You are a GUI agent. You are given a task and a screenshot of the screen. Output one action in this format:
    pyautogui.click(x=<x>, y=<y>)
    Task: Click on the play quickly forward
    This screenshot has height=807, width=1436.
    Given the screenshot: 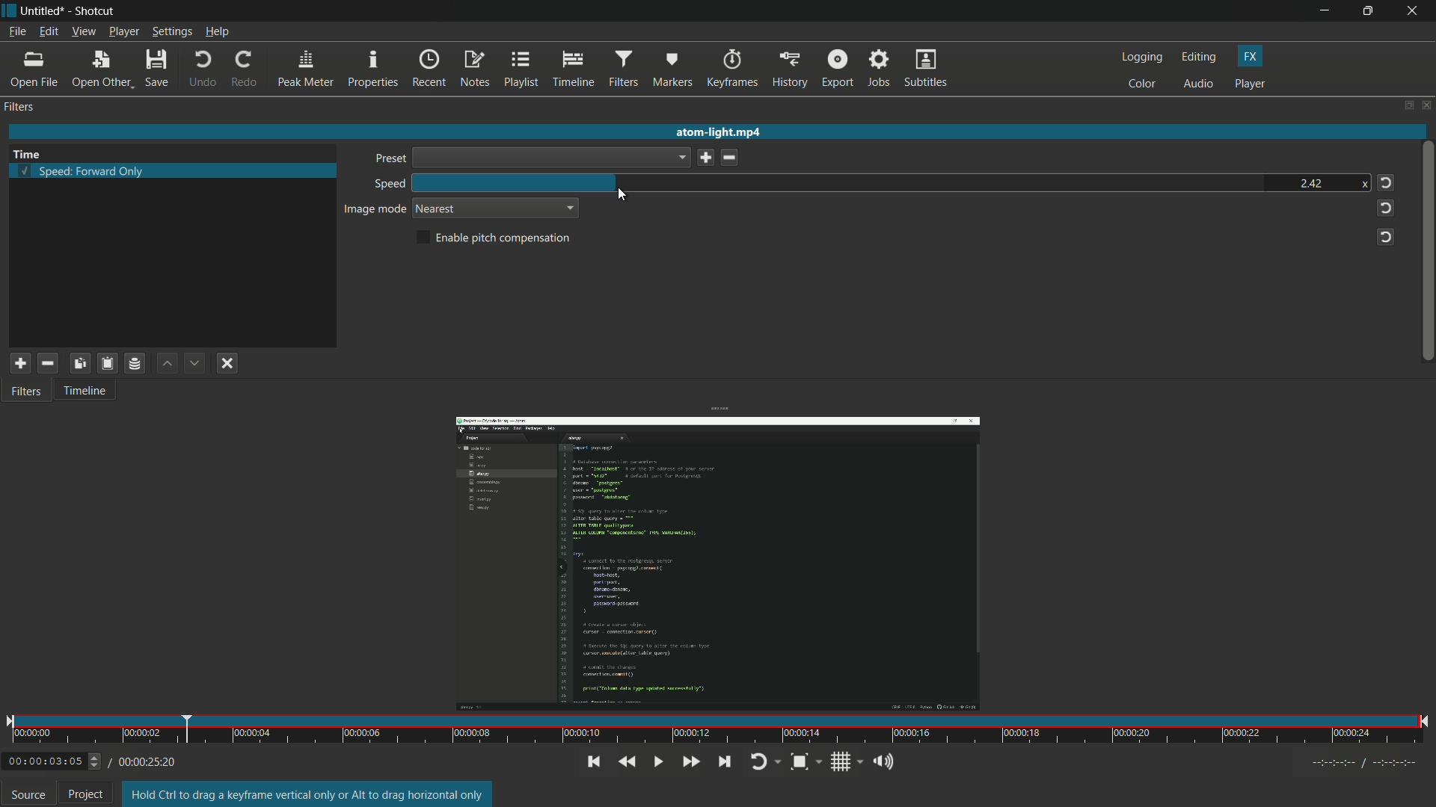 What is the action you would take?
    pyautogui.click(x=693, y=761)
    